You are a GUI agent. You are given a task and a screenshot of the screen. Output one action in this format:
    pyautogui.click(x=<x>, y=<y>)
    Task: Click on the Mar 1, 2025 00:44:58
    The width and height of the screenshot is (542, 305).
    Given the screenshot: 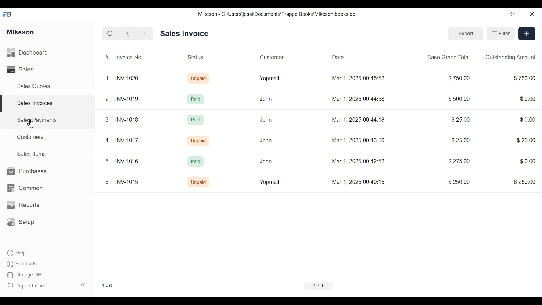 What is the action you would take?
    pyautogui.click(x=358, y=99)
    